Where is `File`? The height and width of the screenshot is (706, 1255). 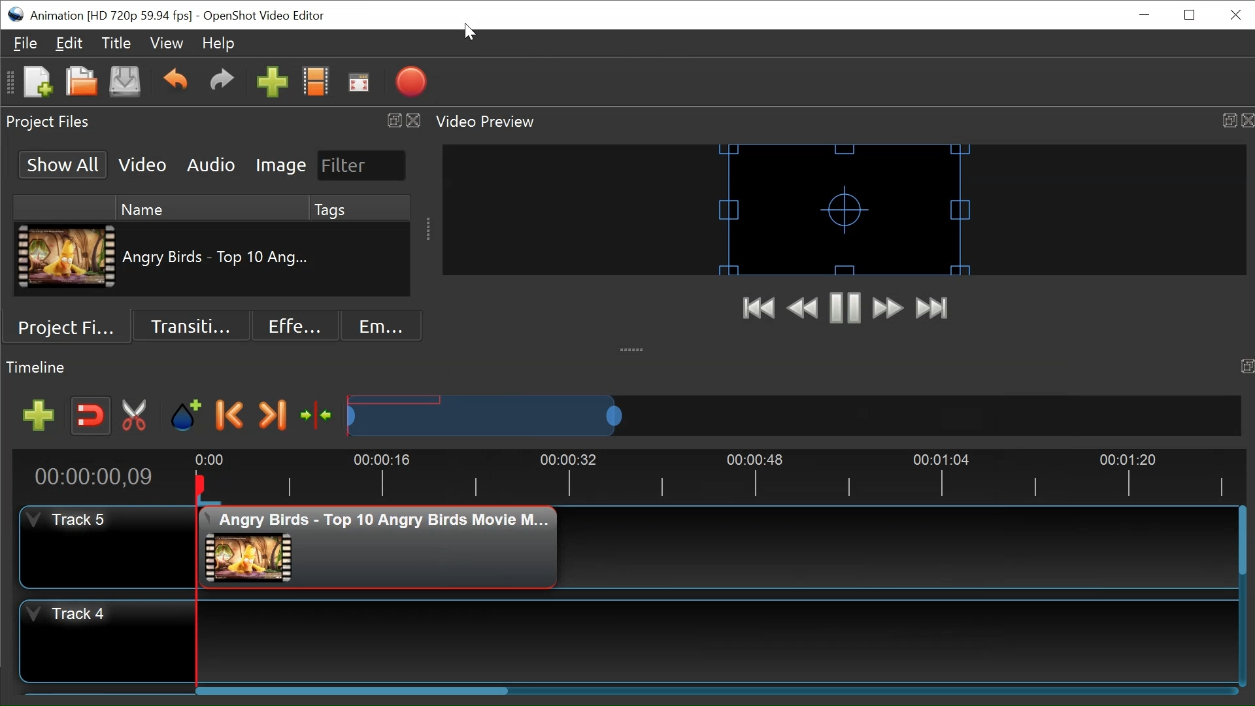
File is located at coordinates (25, 43).